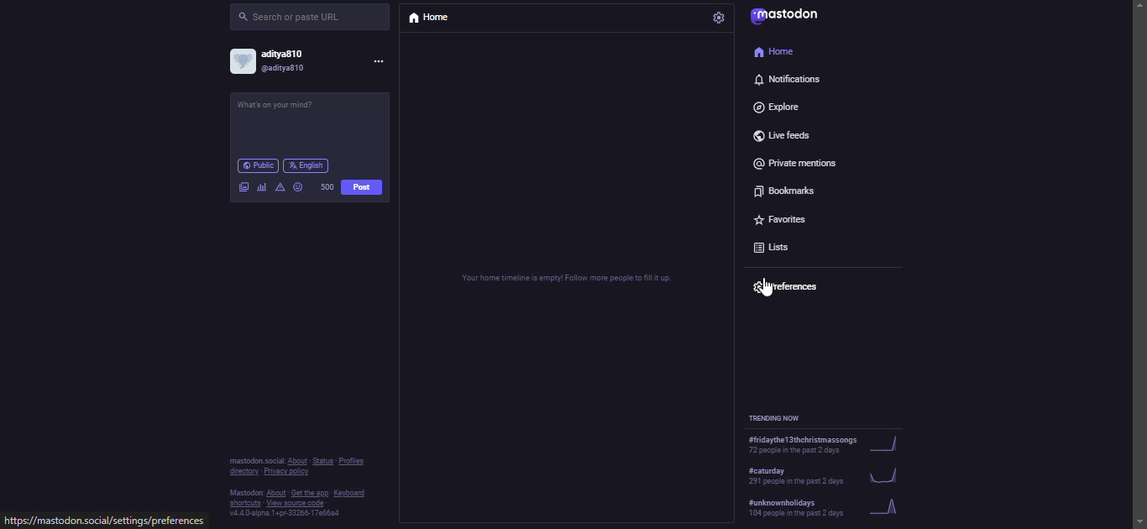 The width and height of the screenshot is (1147, 529). I want to click on post, so click(285, 109).